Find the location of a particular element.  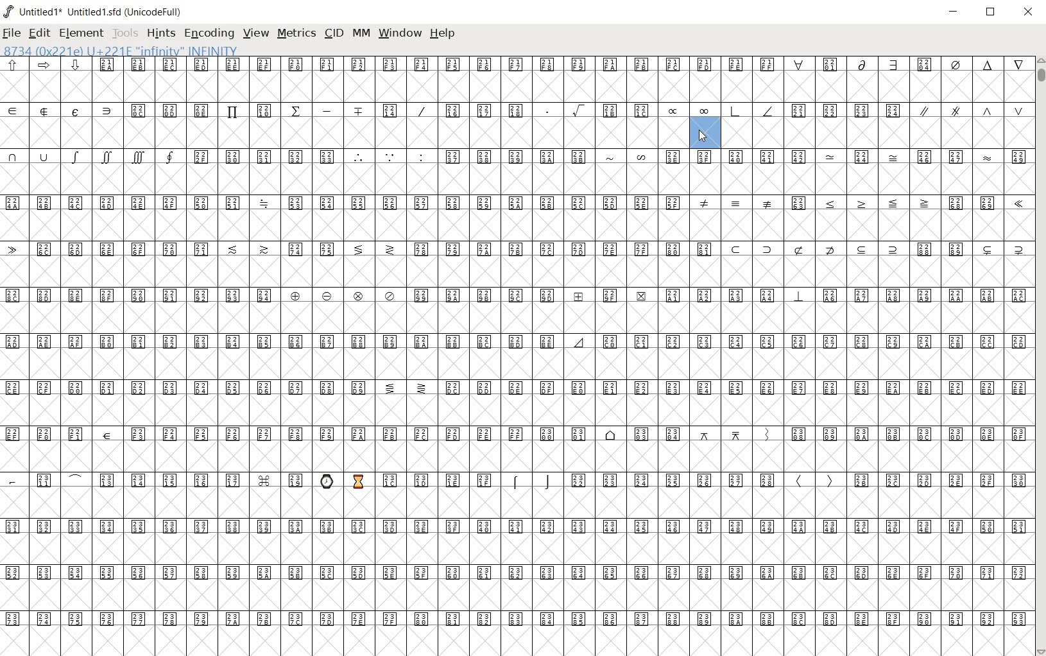

Unicode code points is located at coordinates (516, 248).